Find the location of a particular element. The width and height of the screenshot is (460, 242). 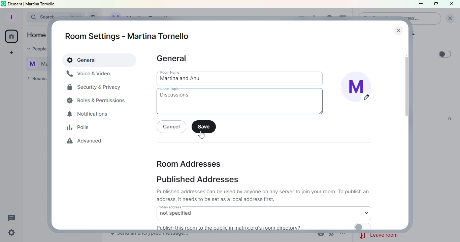

published addresses can be used by anyone on any server to join your room. To publish an adress, it needs to be set as local address first is located at coordinates (264, 195).